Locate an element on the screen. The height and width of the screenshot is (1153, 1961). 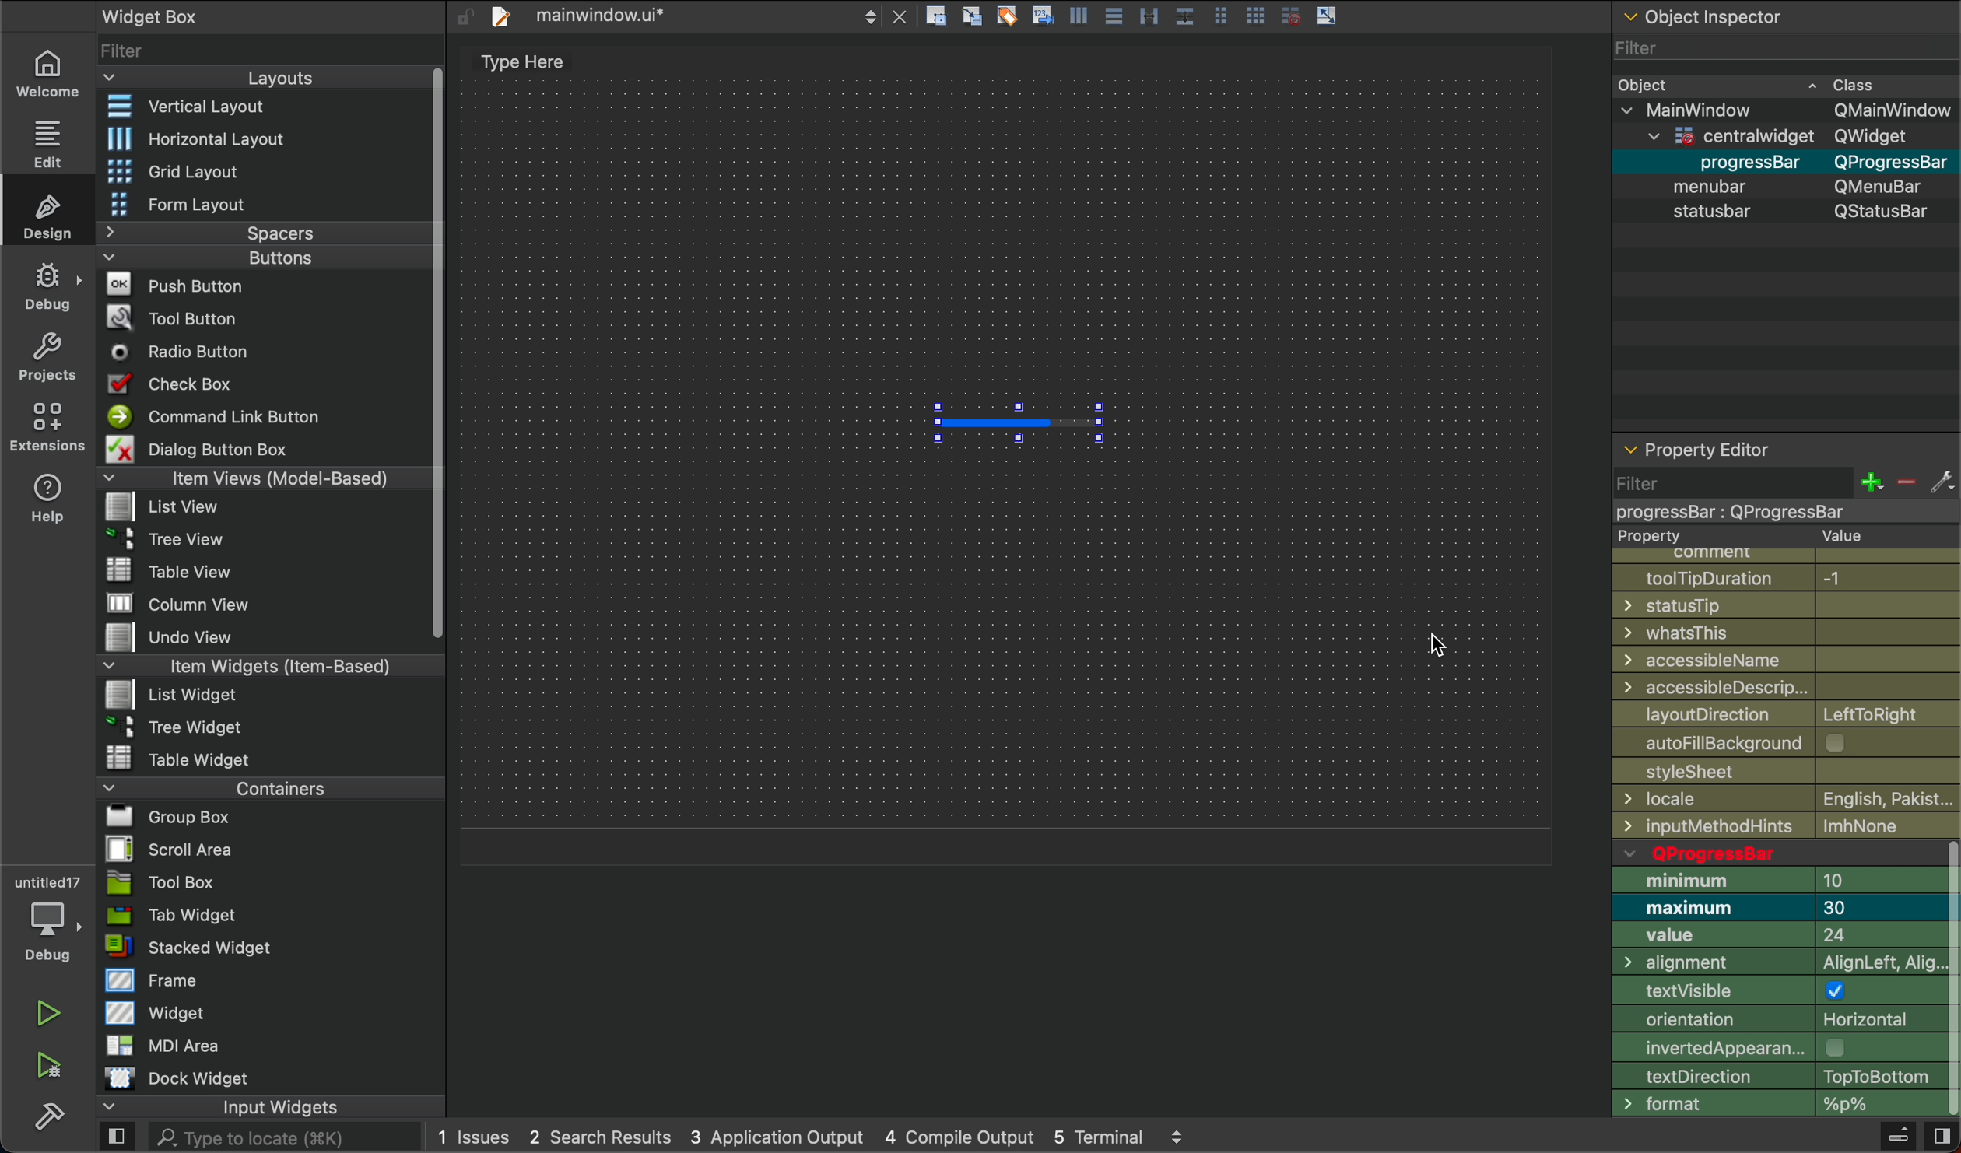
Check Box is located at coordinates (189, 384).